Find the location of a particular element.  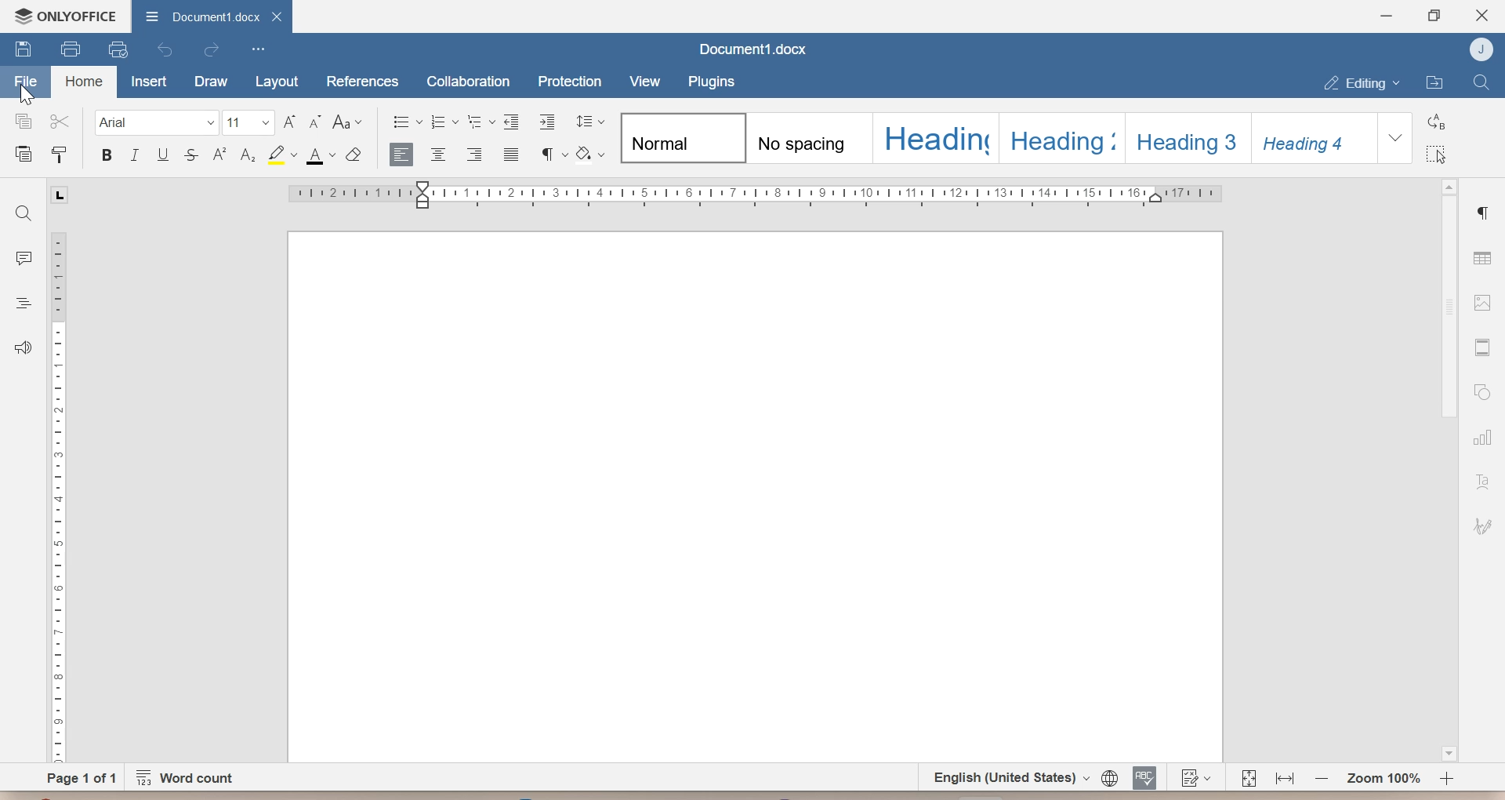

Plugins is located at coordinates (710, 81).